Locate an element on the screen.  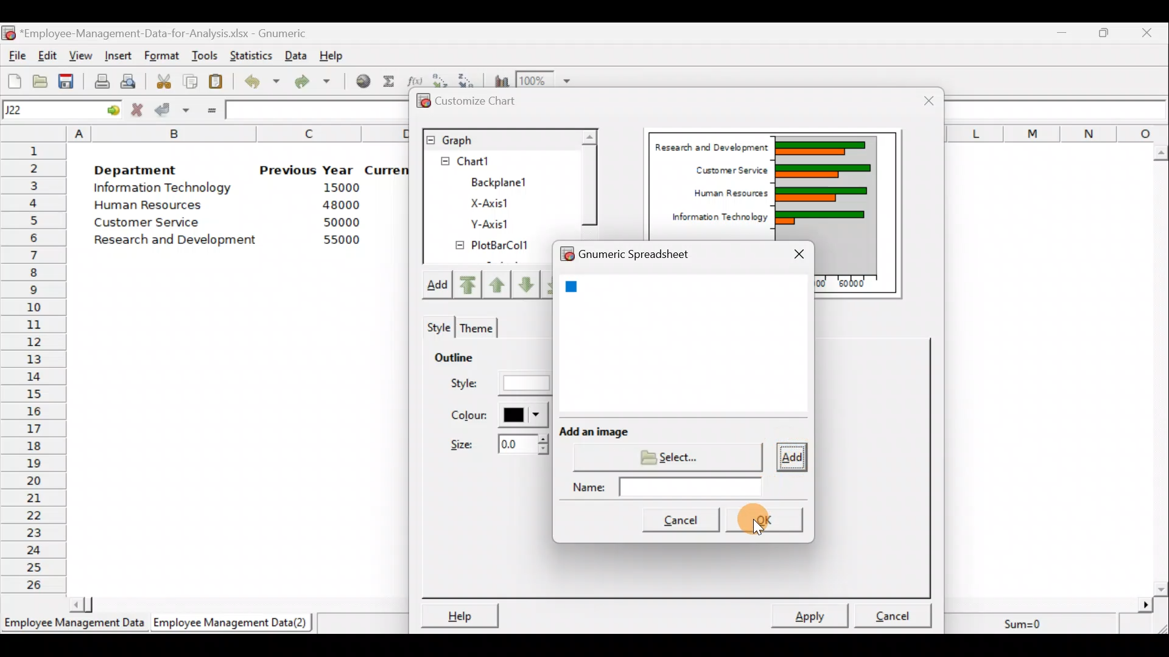
Undo last action is located at coordinates (263, 84).